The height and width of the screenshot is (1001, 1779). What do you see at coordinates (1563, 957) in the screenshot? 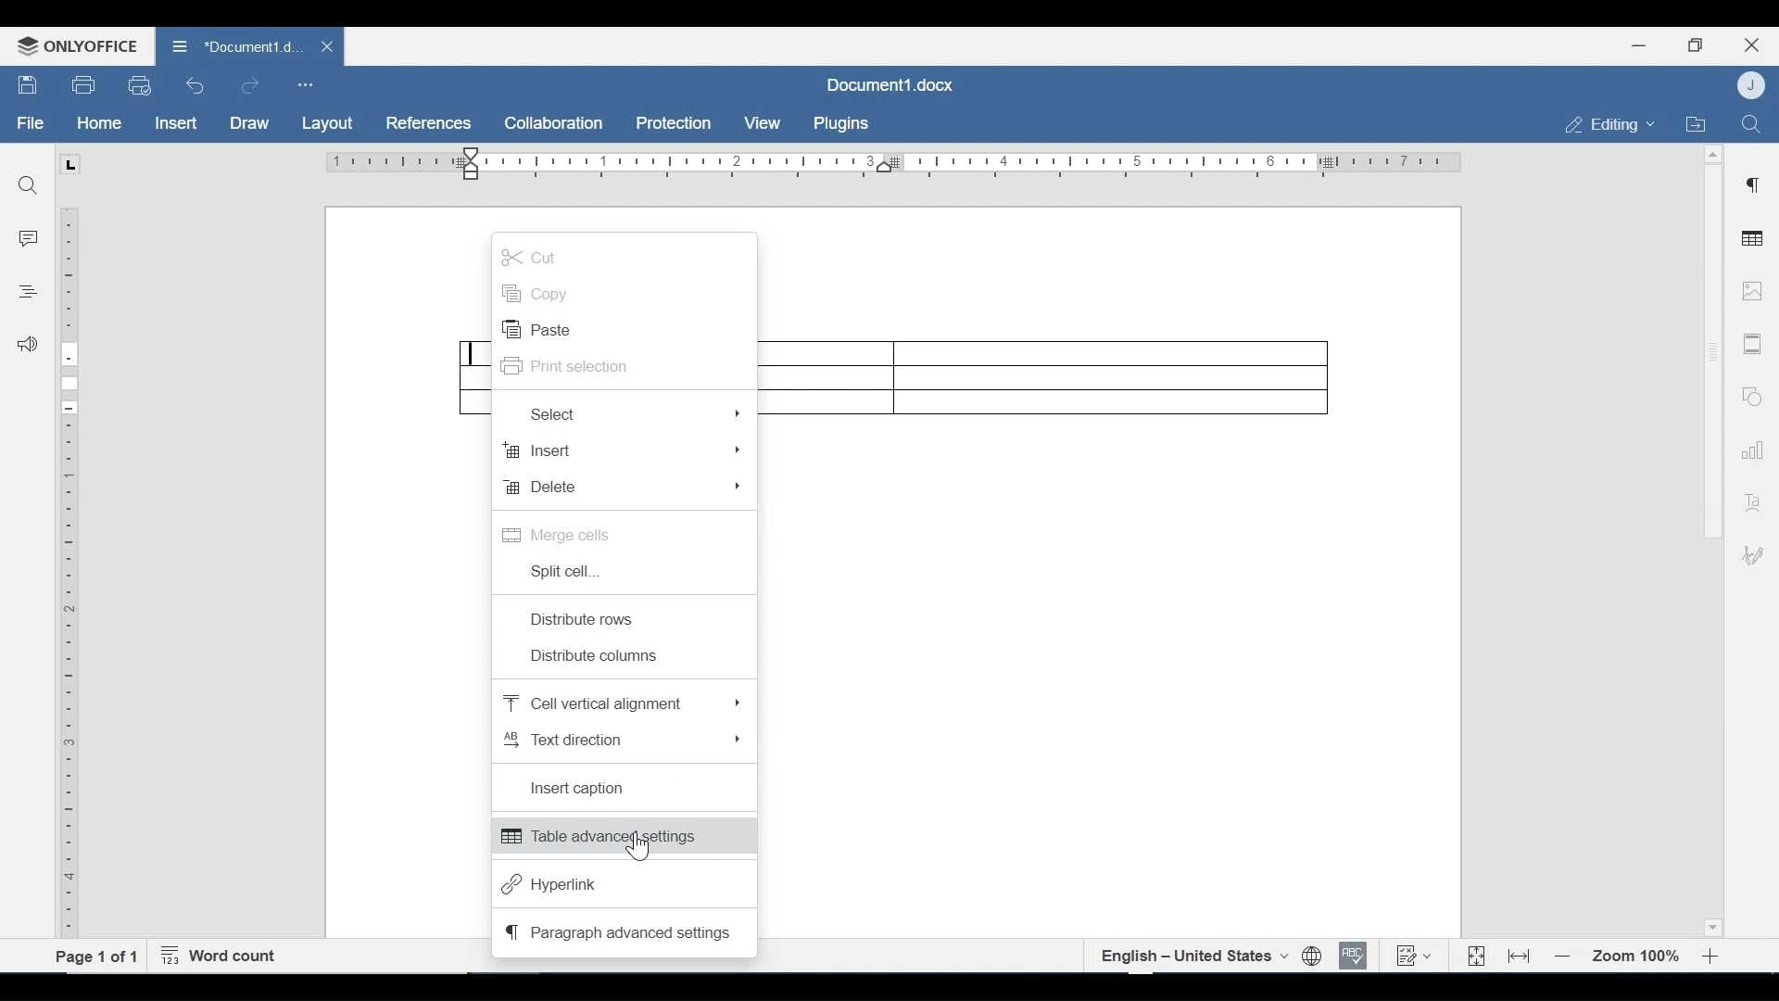
I see `Zoom out` at bounding box center [1563, 957].